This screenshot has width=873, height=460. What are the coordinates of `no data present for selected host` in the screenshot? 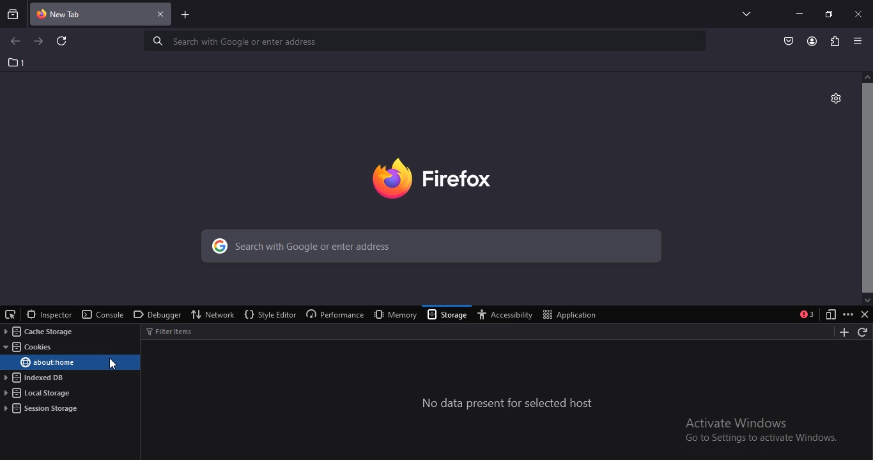 It's located at (508, 404).